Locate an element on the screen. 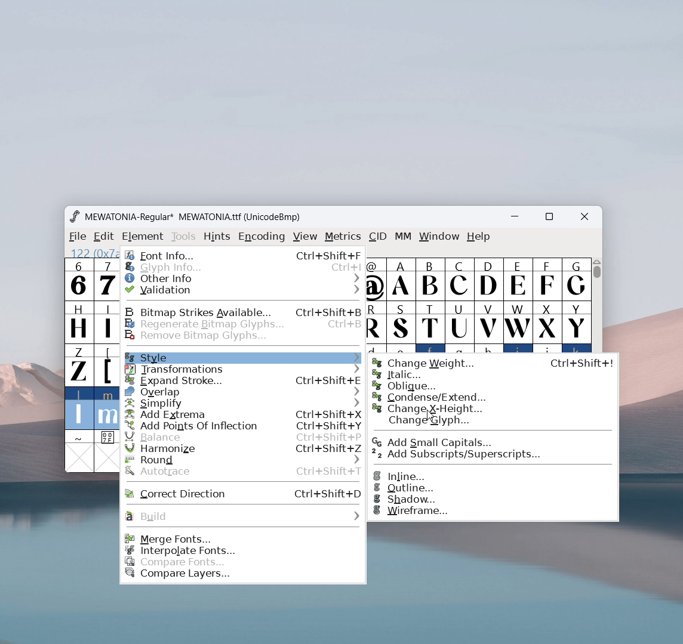 The height and width of the screenshot is (644, 683). 0 0 7 F is located at coordinates (107, 439).